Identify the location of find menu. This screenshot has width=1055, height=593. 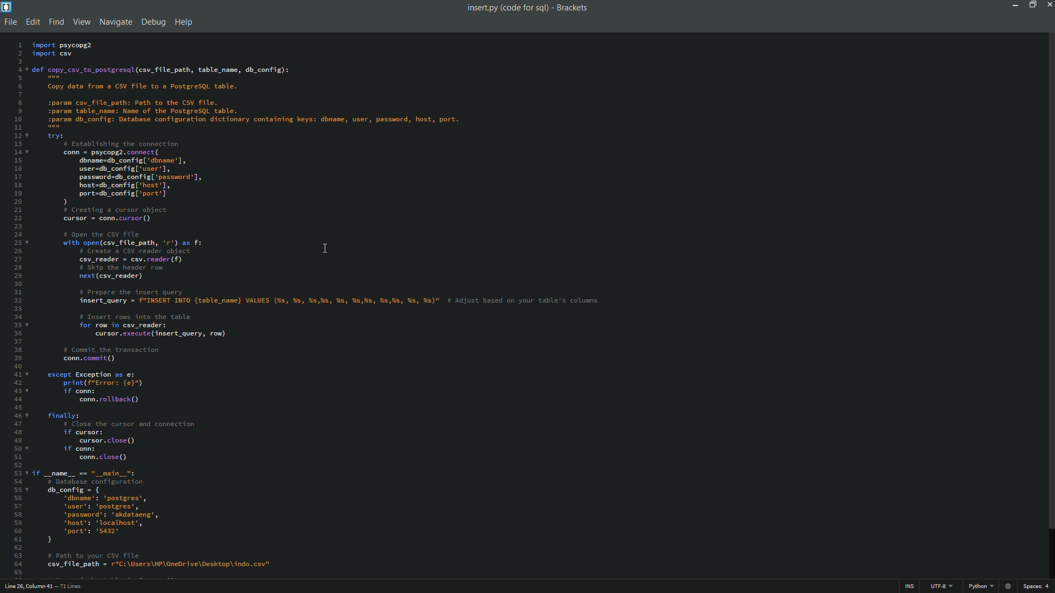
(54, 22).